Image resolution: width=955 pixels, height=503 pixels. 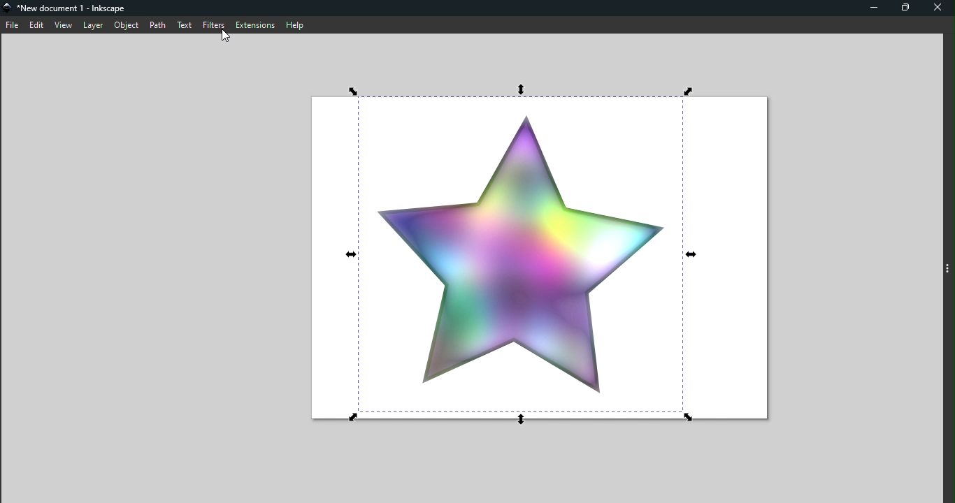 What do you see at coordinates (38, 24) in the screenshot?
I see `Edit` at bounding box center [38, 24].